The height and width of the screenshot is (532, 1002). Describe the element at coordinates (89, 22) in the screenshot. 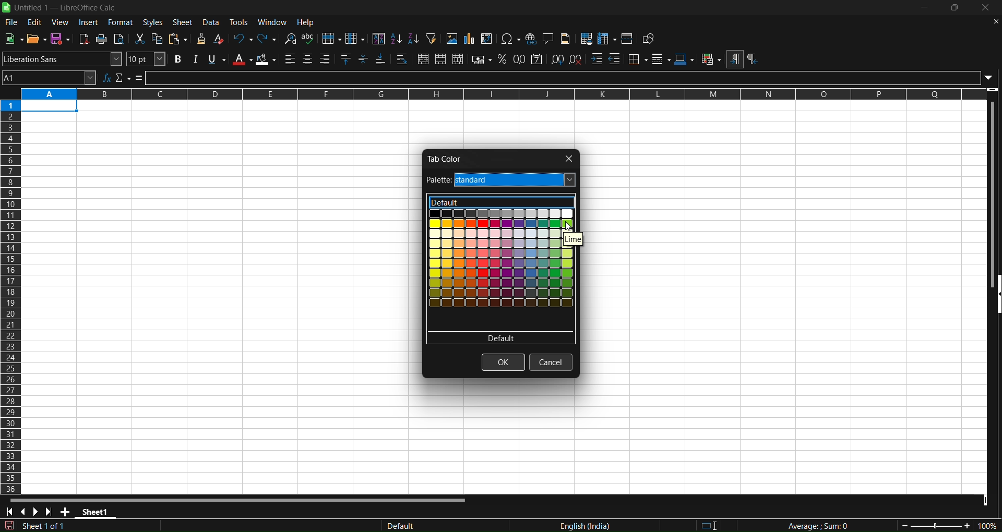

I see `insert` at that location.